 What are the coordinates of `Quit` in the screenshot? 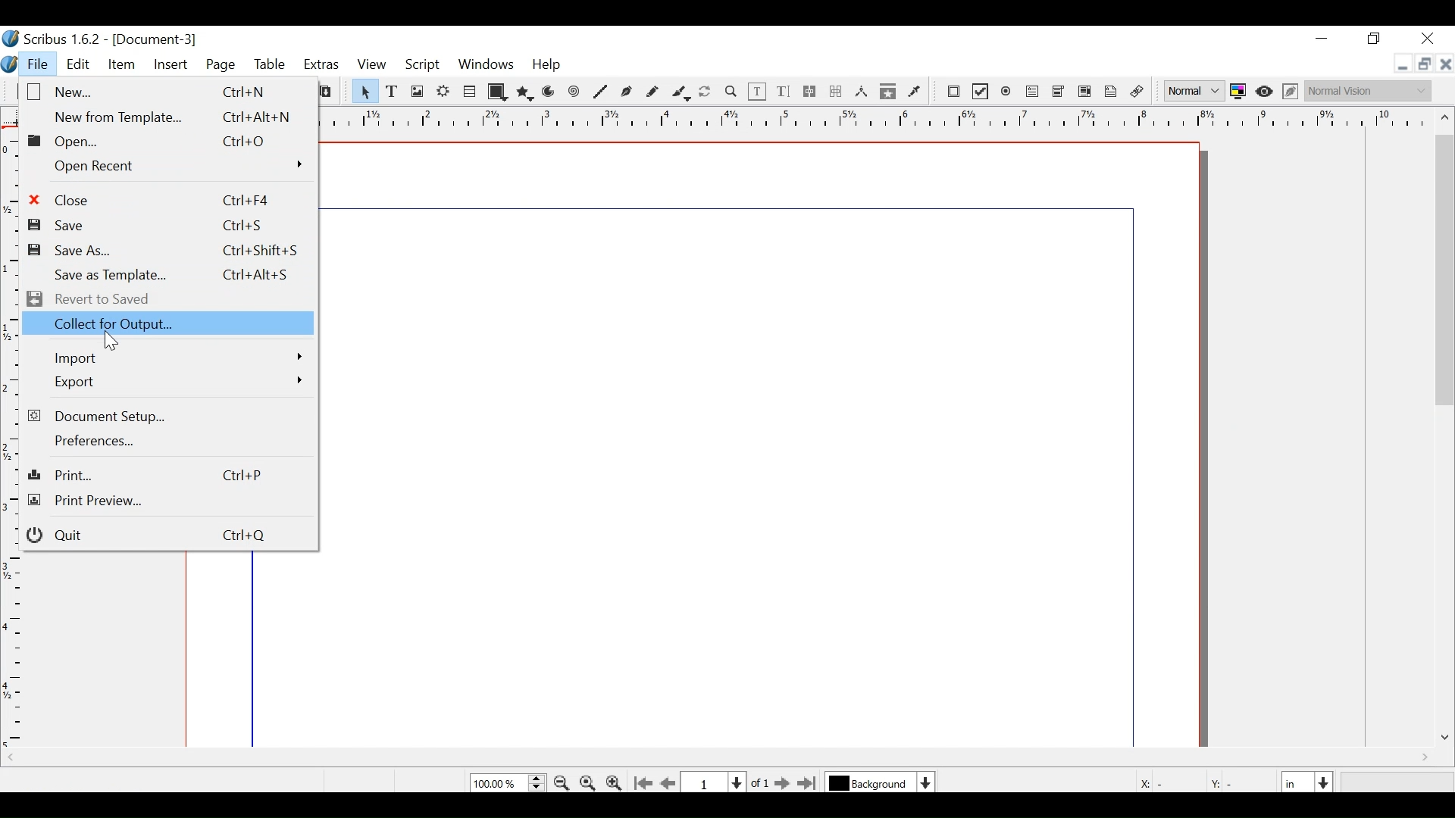 It's located at (161, 535).